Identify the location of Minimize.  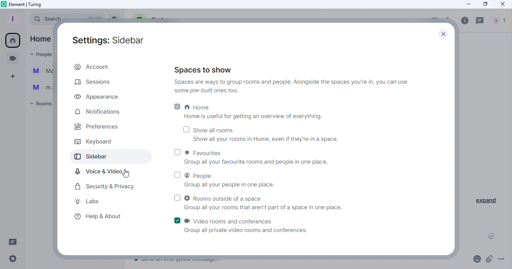
(468, 4).